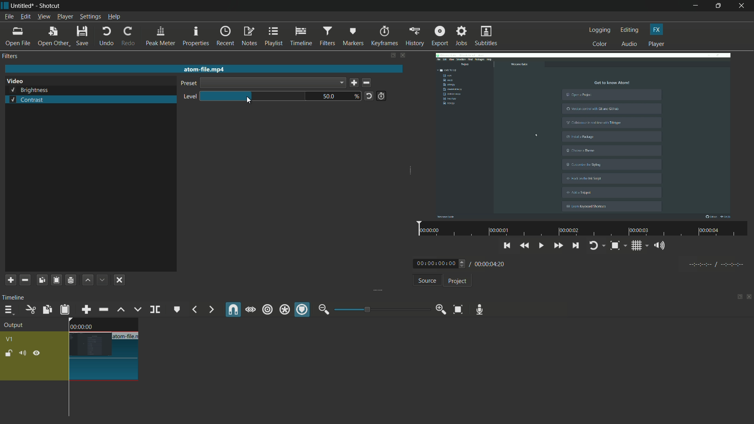 Image resolution: width=754 pixels, height=424 pixels. Describe the element at coordinates (83, 37) in the screenshot. I see `save` at that location.